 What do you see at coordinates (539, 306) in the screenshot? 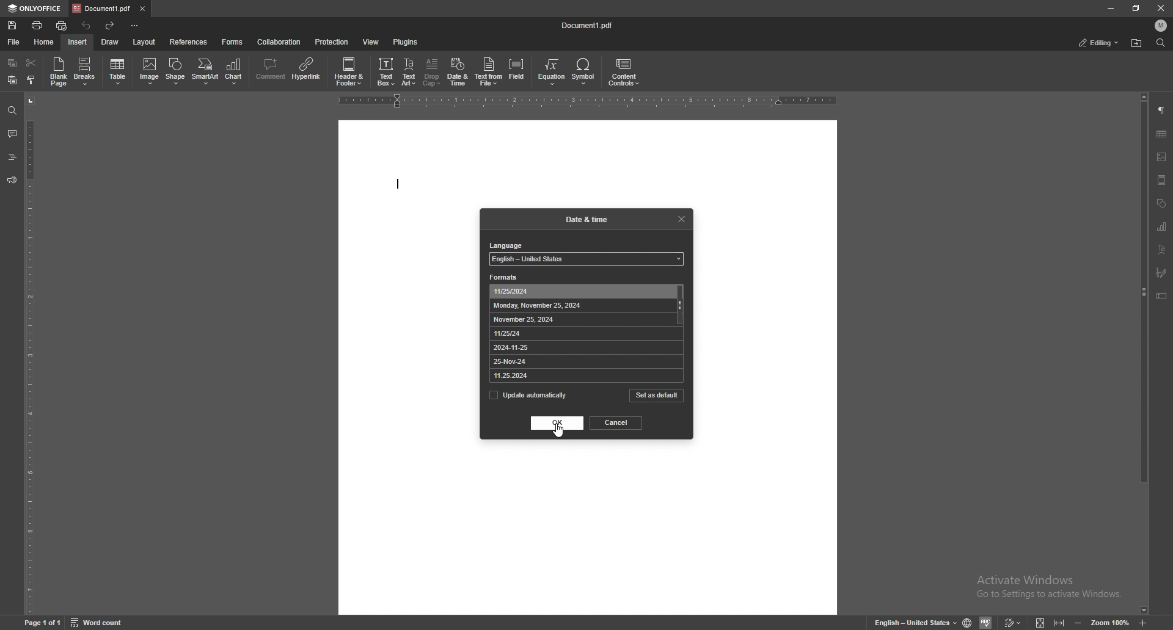
I see `date format` at bounding box center [539, 306].